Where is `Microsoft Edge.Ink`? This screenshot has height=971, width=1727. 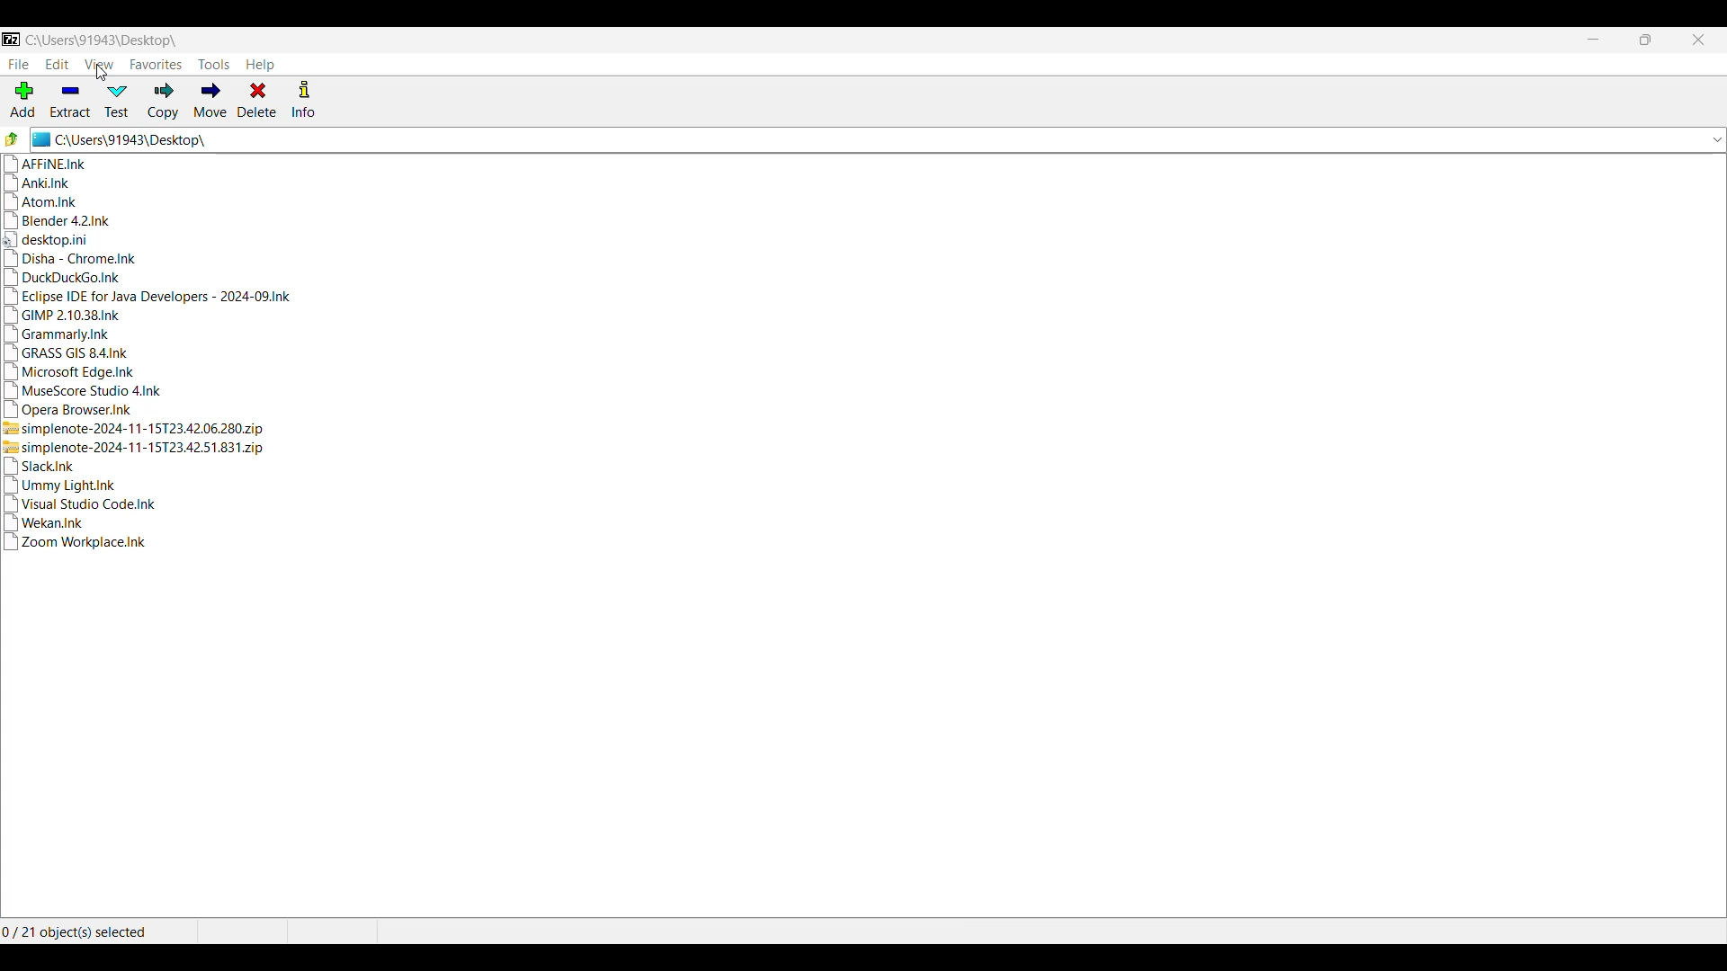
Microsoft Edge.Ink is located at coordinates (73, 372).